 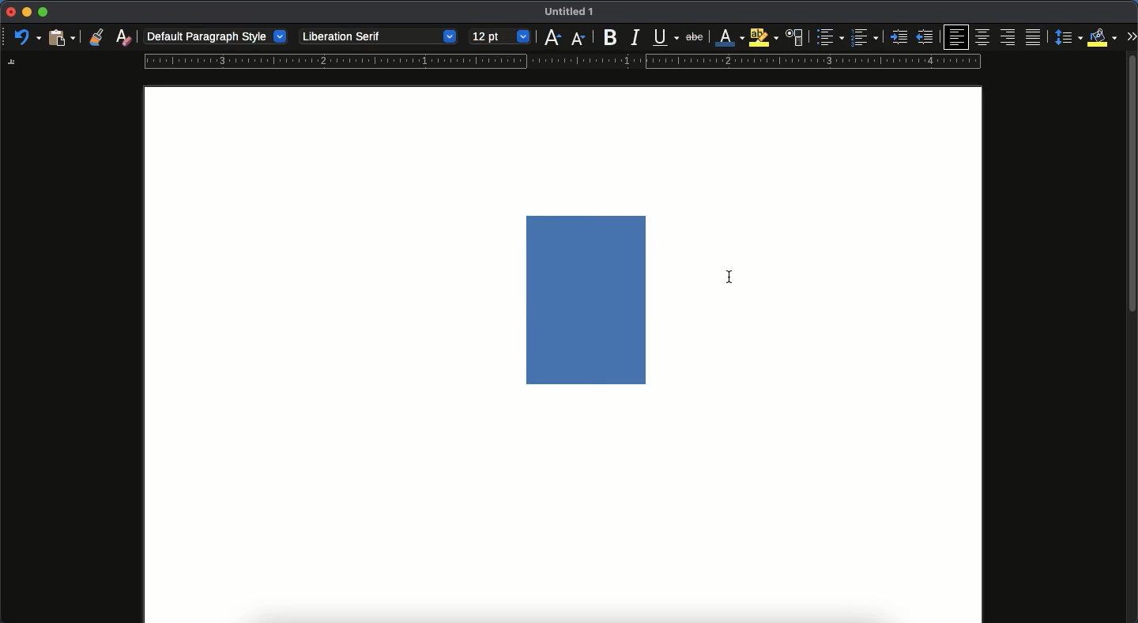 I want to click on justify, so click(x=1034, y=37).